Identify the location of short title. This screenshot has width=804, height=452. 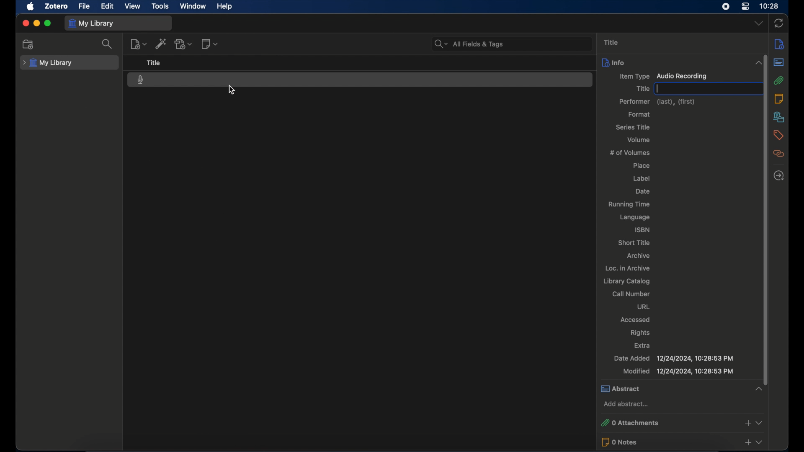
(635, 243).